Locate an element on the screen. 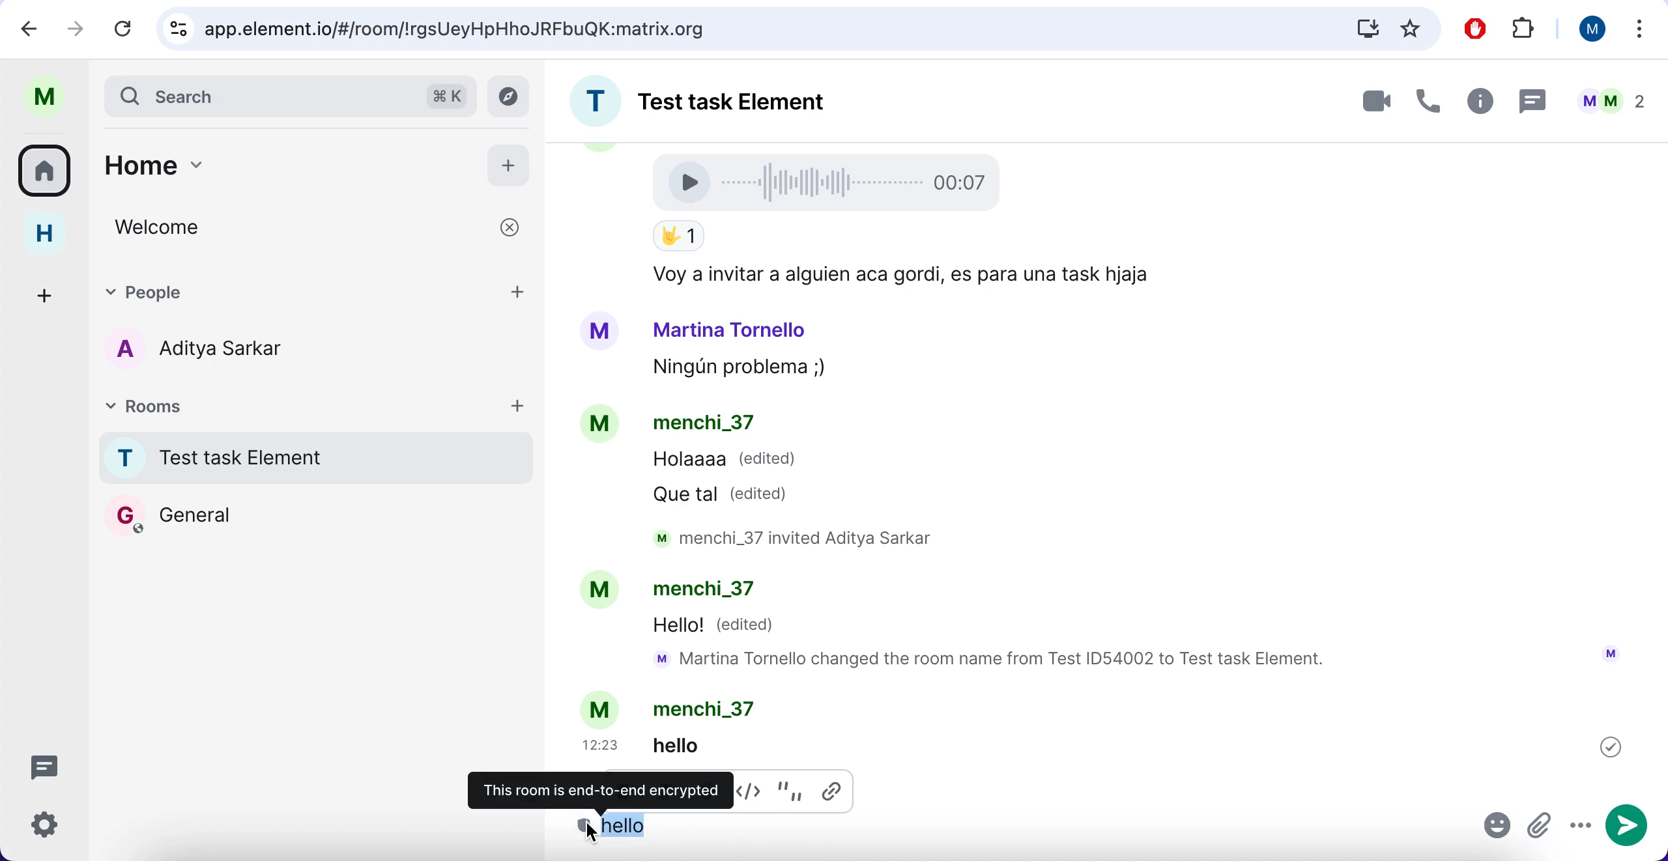 Image resolution: width=1668 pixels, height=861 pixels. send message is located at coordinates (1630, 826).